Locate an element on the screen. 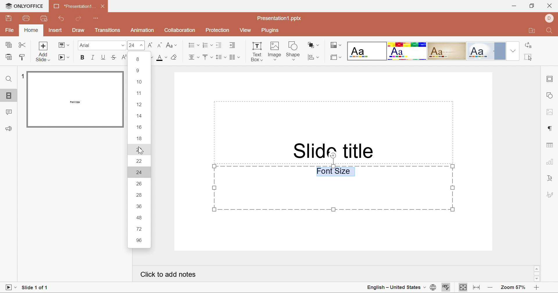  Numbering is located at coordinates (207, 45).